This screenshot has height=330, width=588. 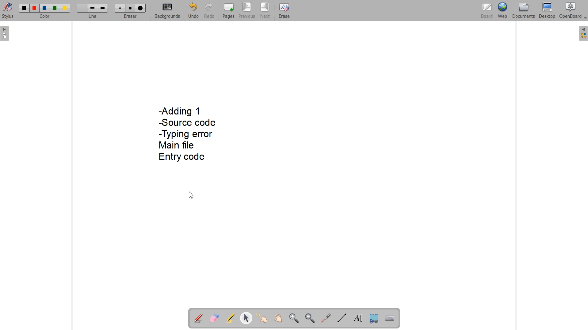 I want to click on OpenBoard, so click(x=574, y=11).